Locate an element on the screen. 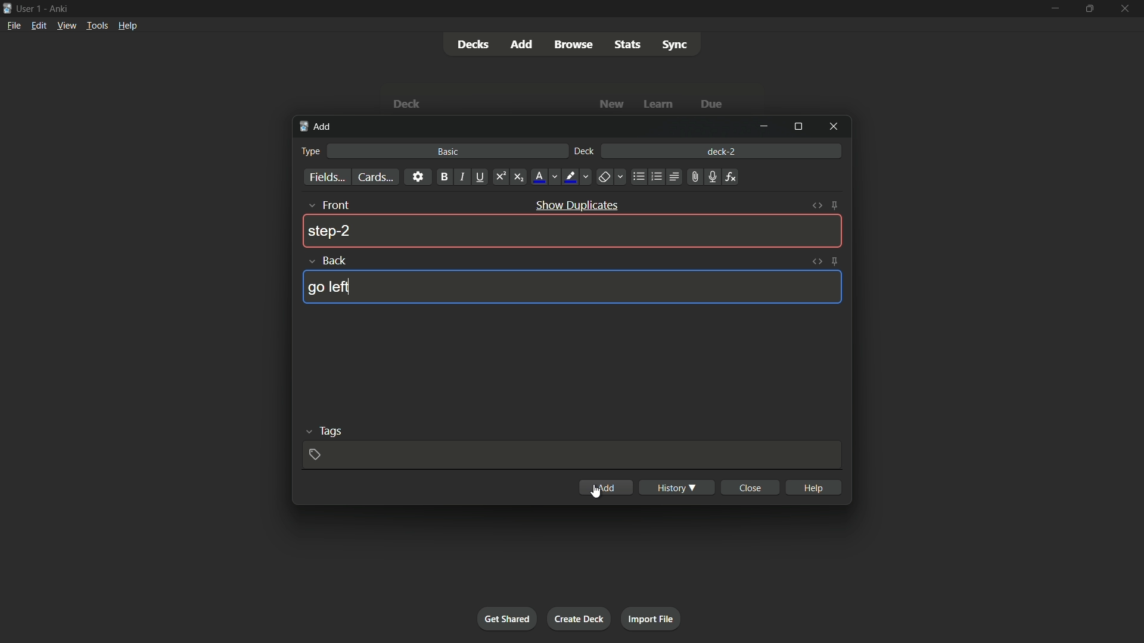 The height and width of the screenshot is (643, 1144). maximize is located at coordinates (799, 126).